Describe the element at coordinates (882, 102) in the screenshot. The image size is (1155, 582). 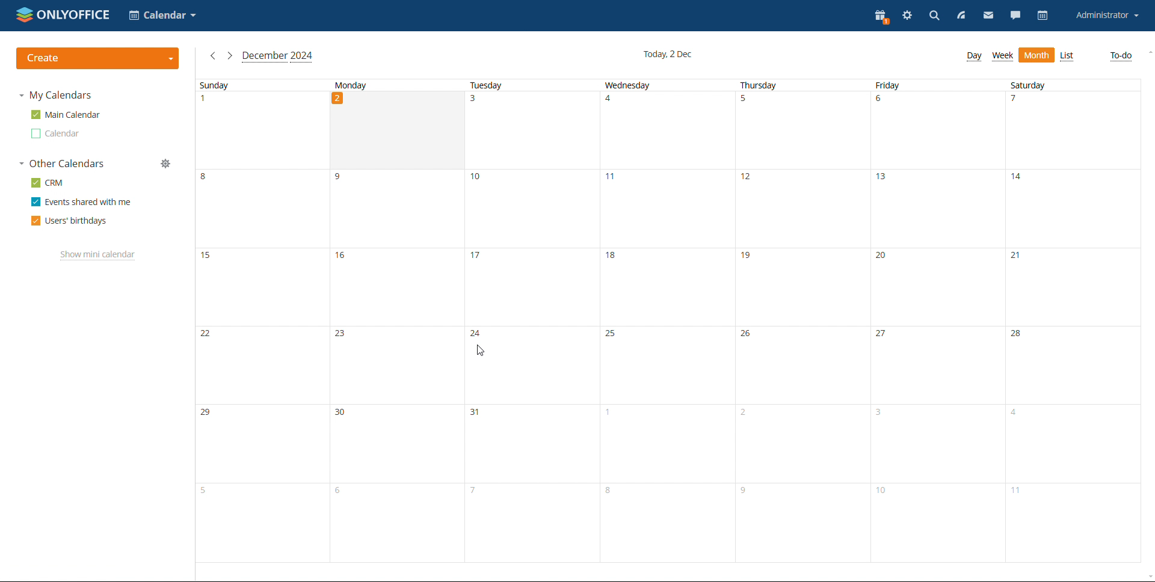
I see `6` at that location.